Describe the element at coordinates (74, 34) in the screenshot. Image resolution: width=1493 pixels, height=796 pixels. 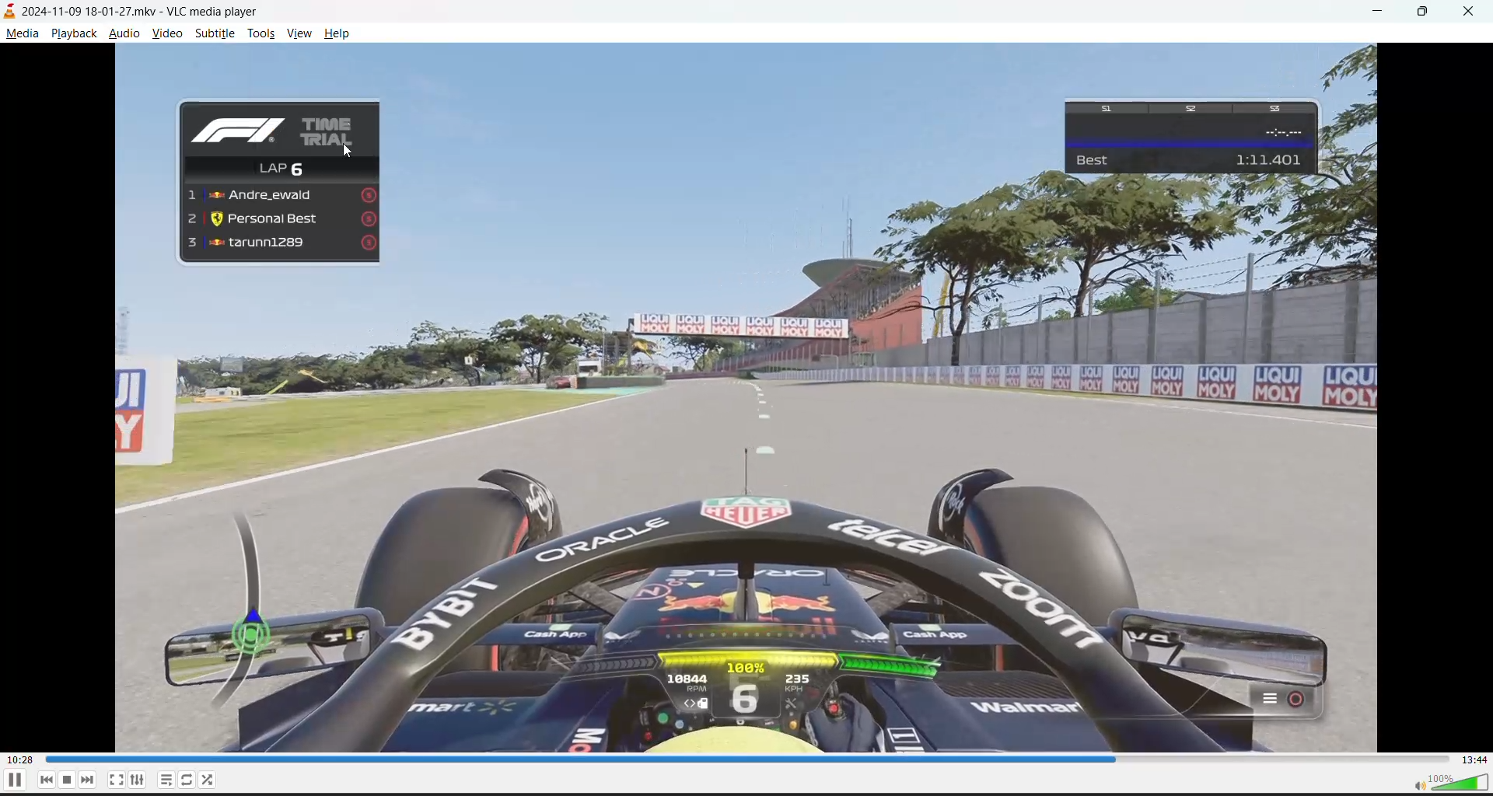
I see `playback` at that location.